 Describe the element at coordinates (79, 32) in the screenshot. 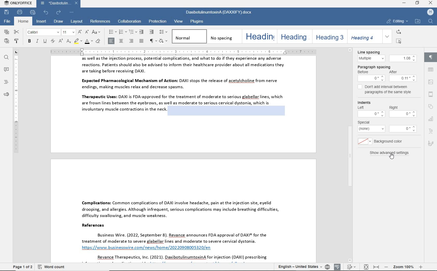

I see `increment font size` at that location.